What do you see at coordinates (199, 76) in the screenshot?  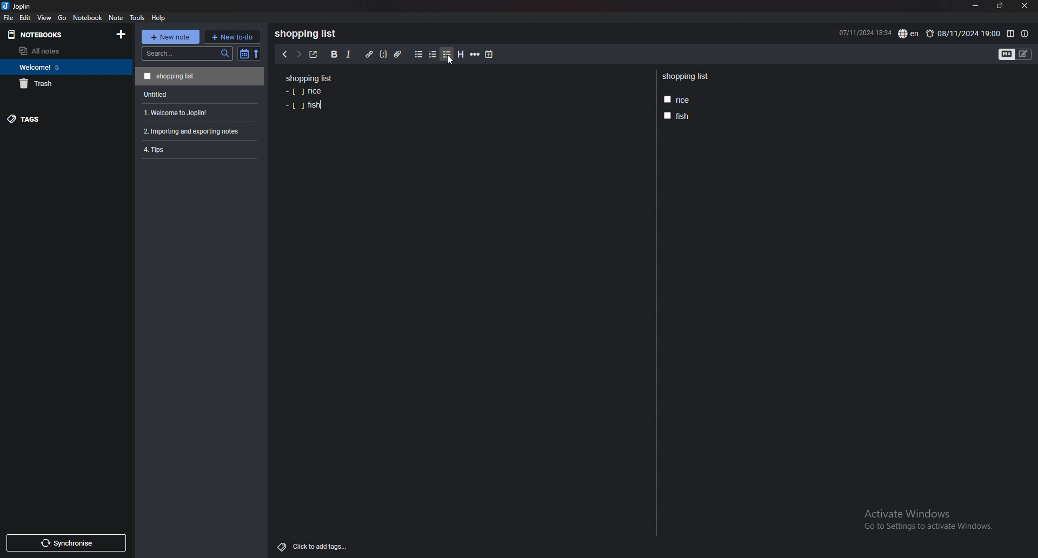 I see `Shopping list` at bounding box center [199, 76].